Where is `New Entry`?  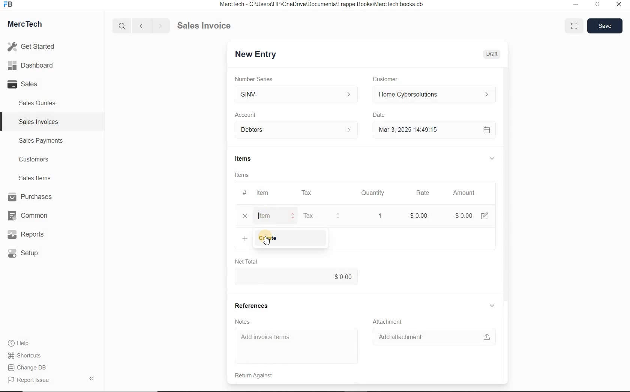 New Entry is located at coordinates (255, 54).